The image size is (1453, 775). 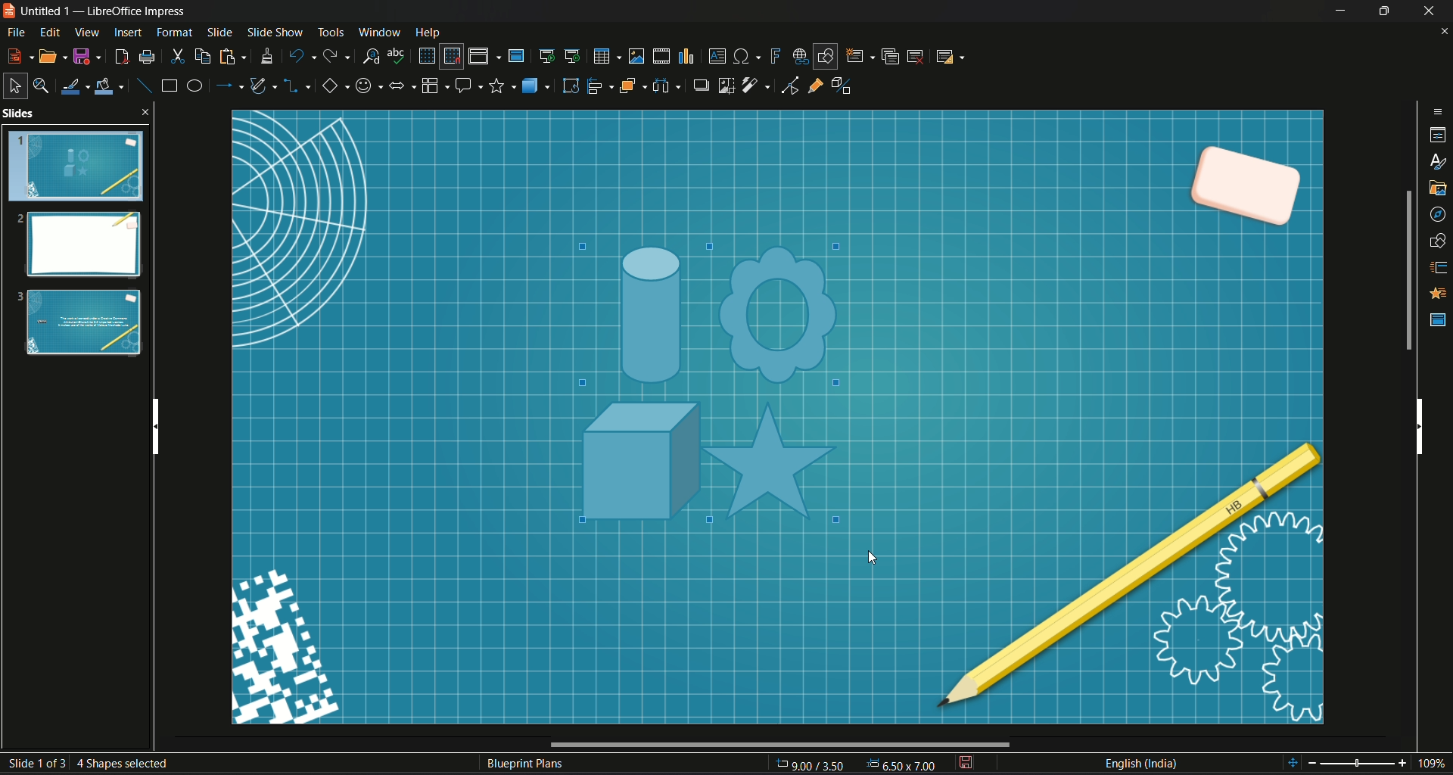 I want to click on Scroll bar, so click(x=1407, y=270).